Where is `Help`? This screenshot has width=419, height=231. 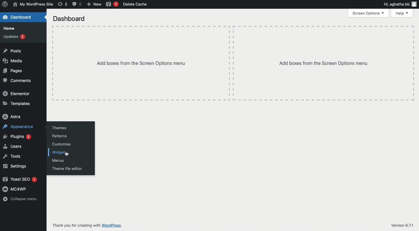
Help is located at coordinates (402, 13).